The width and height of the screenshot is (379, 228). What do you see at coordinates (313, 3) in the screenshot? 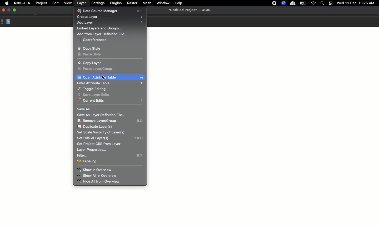
I see `Internet` at bounding box center [313, 3].